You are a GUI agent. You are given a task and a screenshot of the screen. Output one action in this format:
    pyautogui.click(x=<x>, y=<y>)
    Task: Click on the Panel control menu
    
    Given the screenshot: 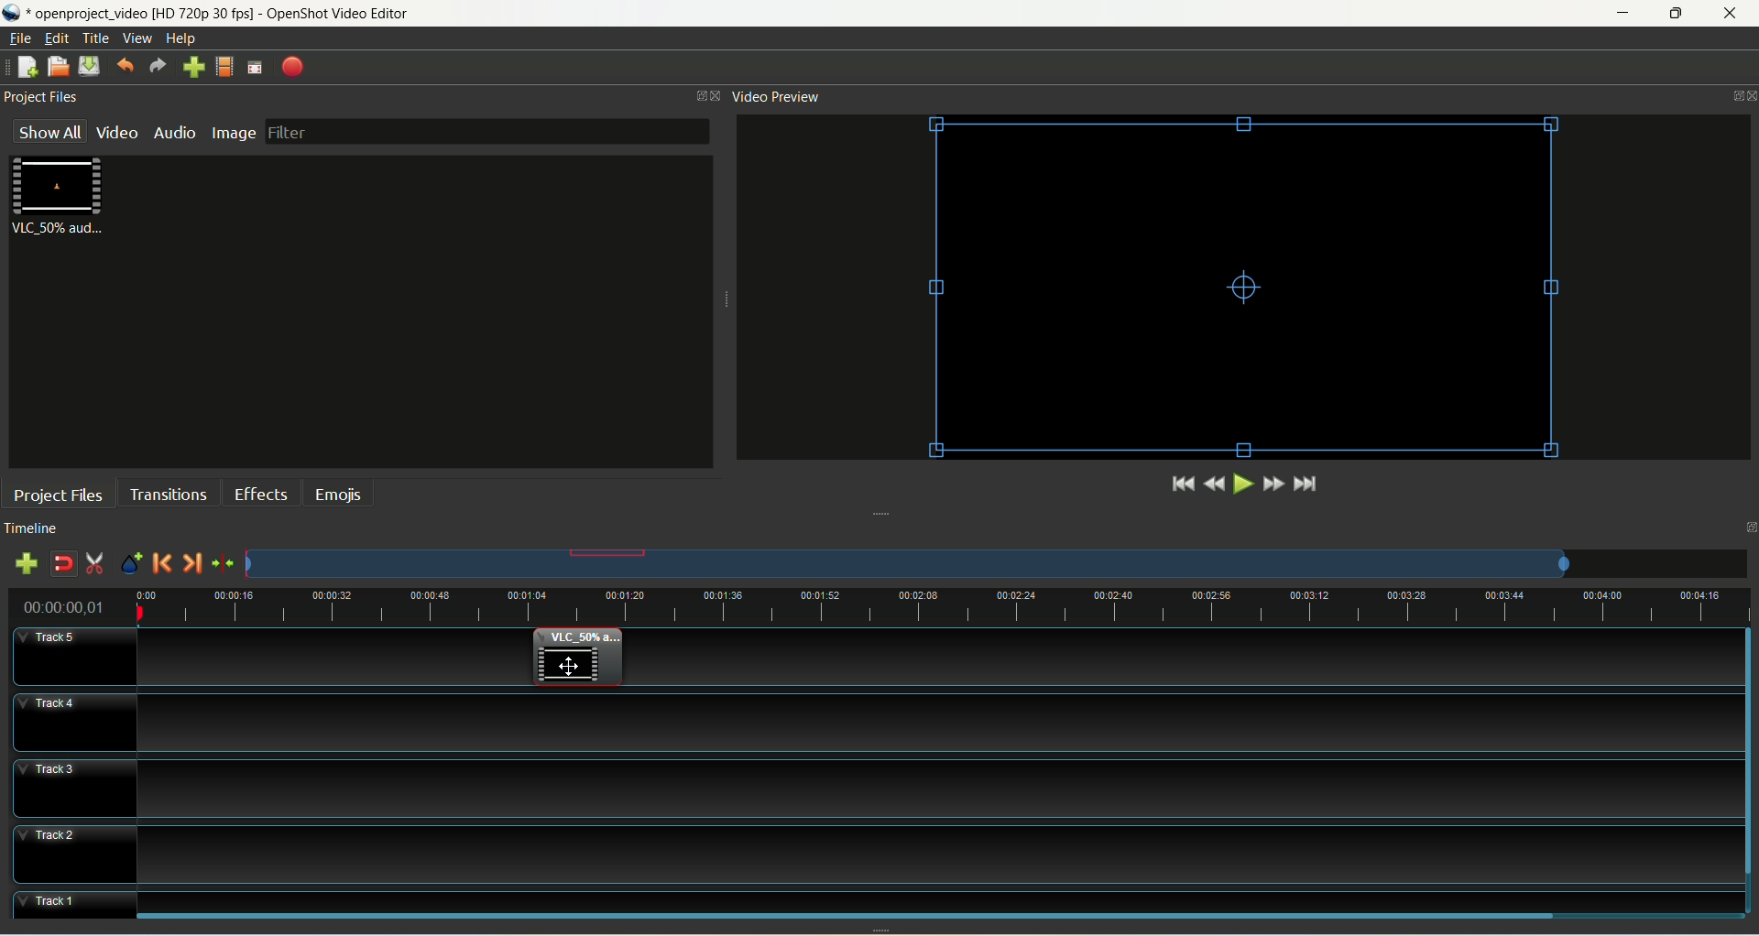 What is the action you would take?
    pyautogui.click(x=1738, y=97)
    